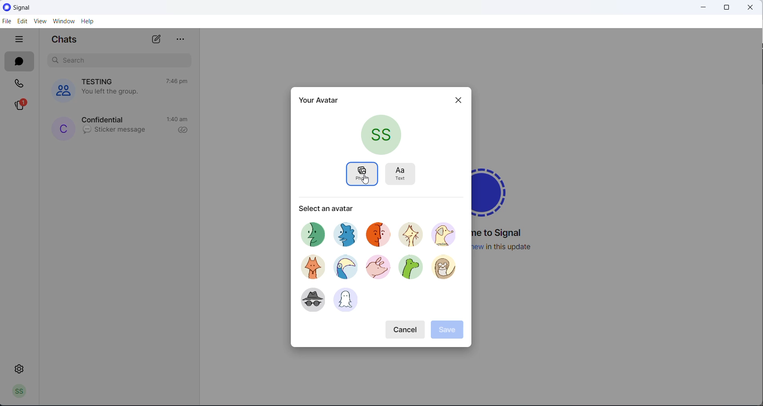 Image resolution: width=763 pixels, height=406 pixels. I want to click on avatar, so click(344, 266).